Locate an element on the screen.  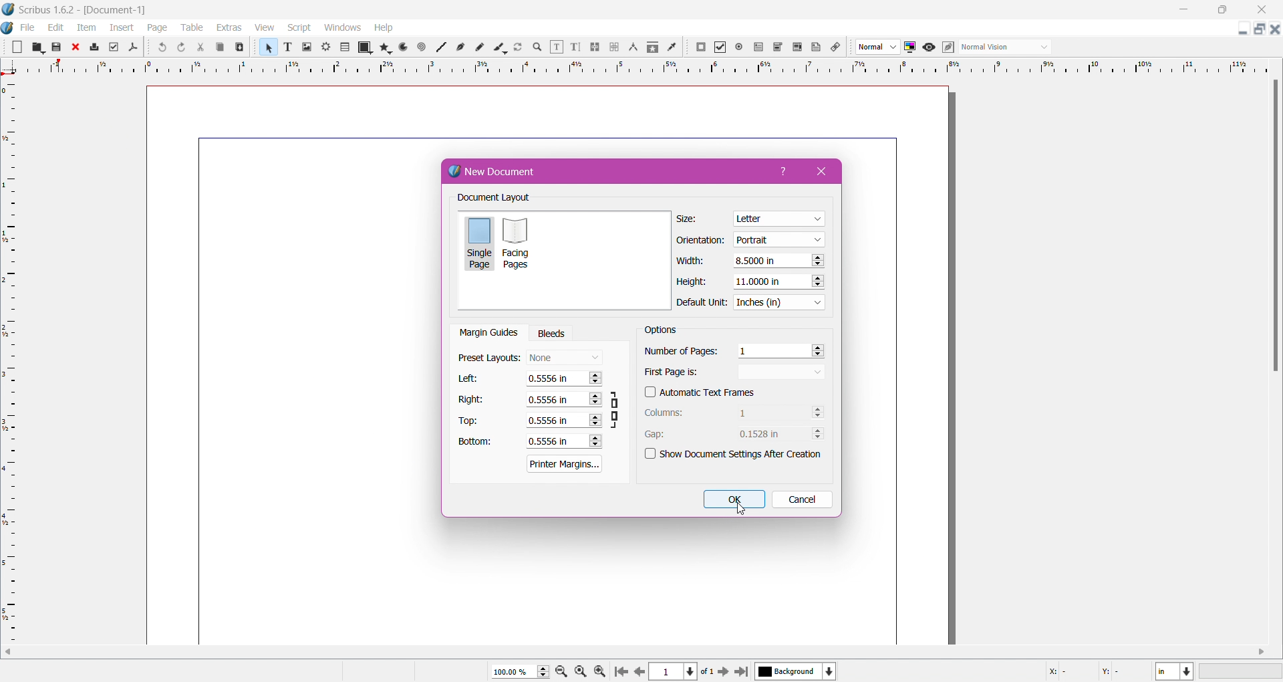
checkbox is located at coordinates (646, 455).